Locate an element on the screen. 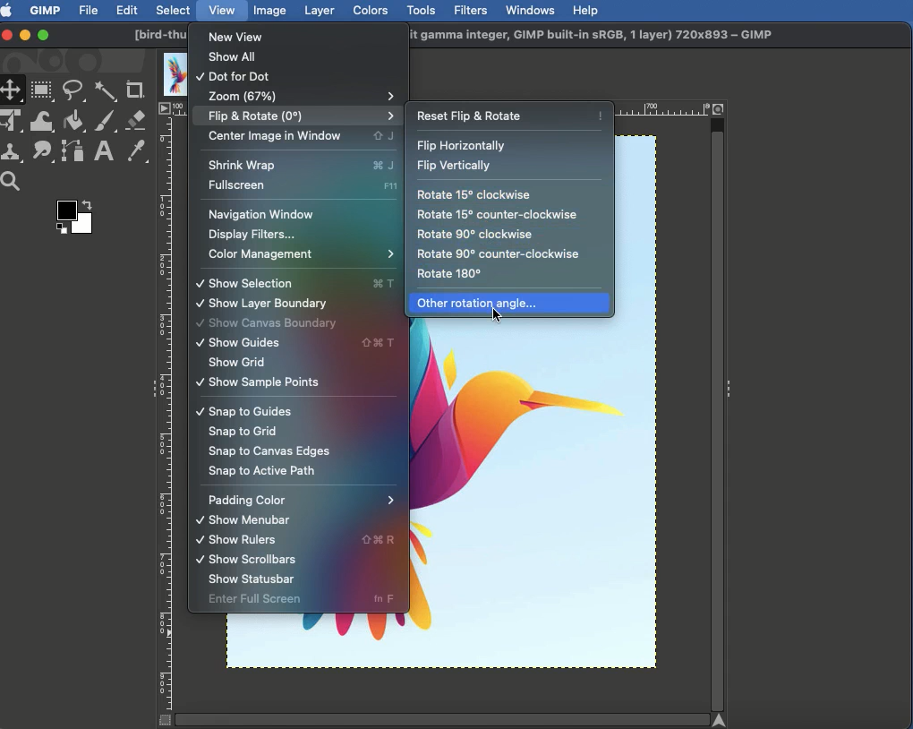 The image size is (913, 729). Navigate the image display is located at coordinates (722, 721).